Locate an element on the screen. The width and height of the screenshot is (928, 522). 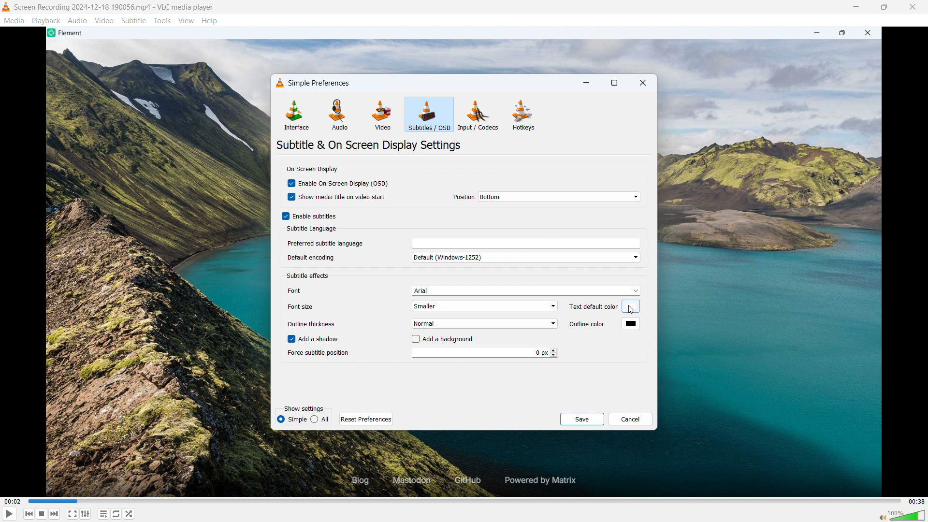
checkbox is located at coordinates (288, 338).